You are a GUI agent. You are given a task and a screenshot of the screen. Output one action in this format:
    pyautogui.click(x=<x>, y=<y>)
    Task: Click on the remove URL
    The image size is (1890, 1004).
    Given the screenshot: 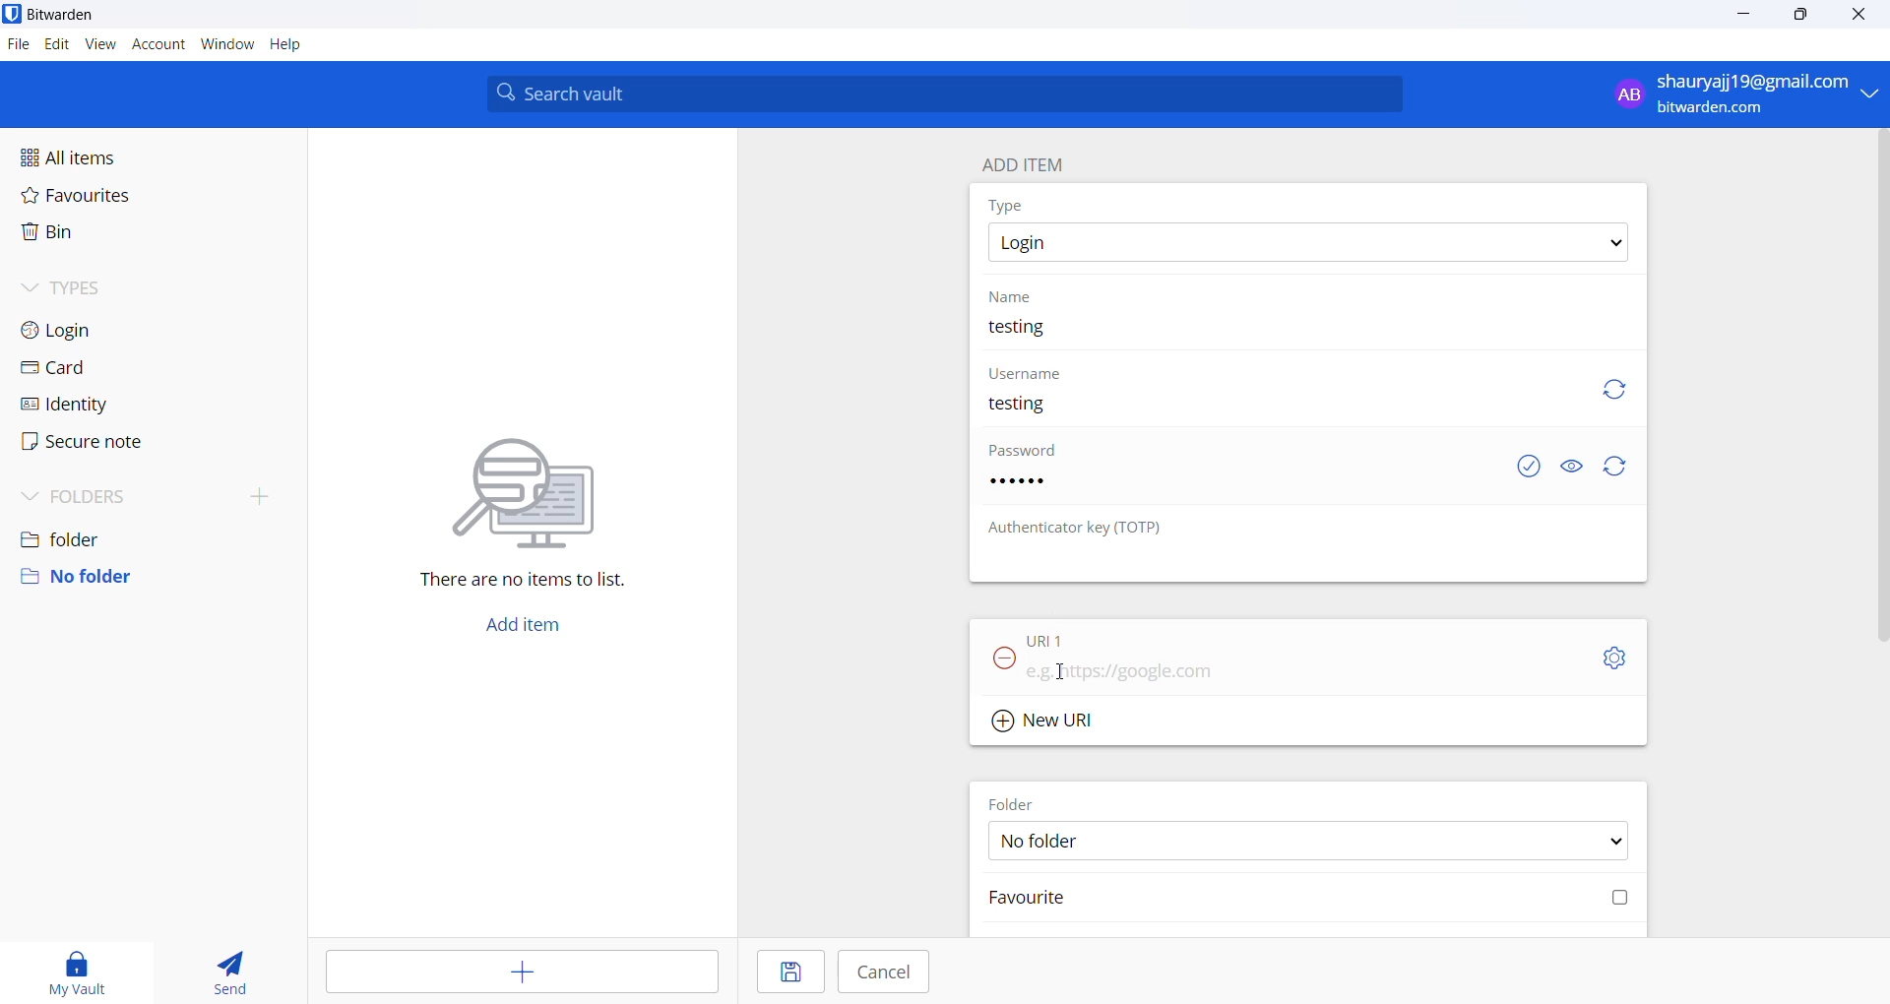 What is the action you would take?
    pyautogui.click(x=1005, y=659)
    